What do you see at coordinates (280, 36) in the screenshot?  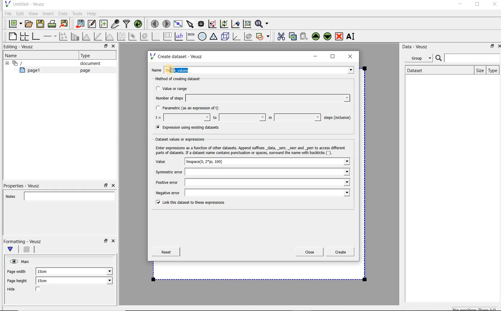 I see `cut the selected widget` at bounding box center [280, 36].